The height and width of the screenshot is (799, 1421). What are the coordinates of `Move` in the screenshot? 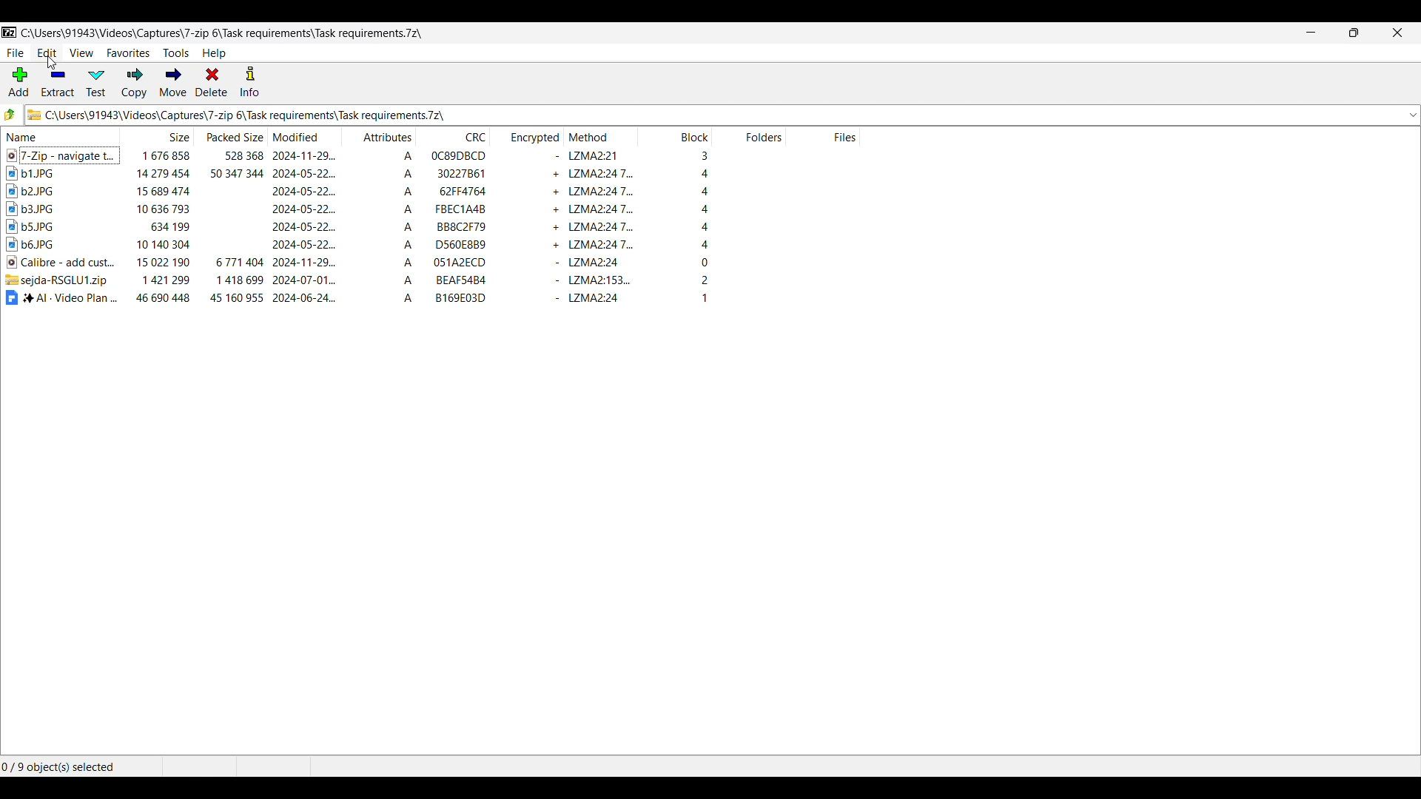 It's located at (173, 82).